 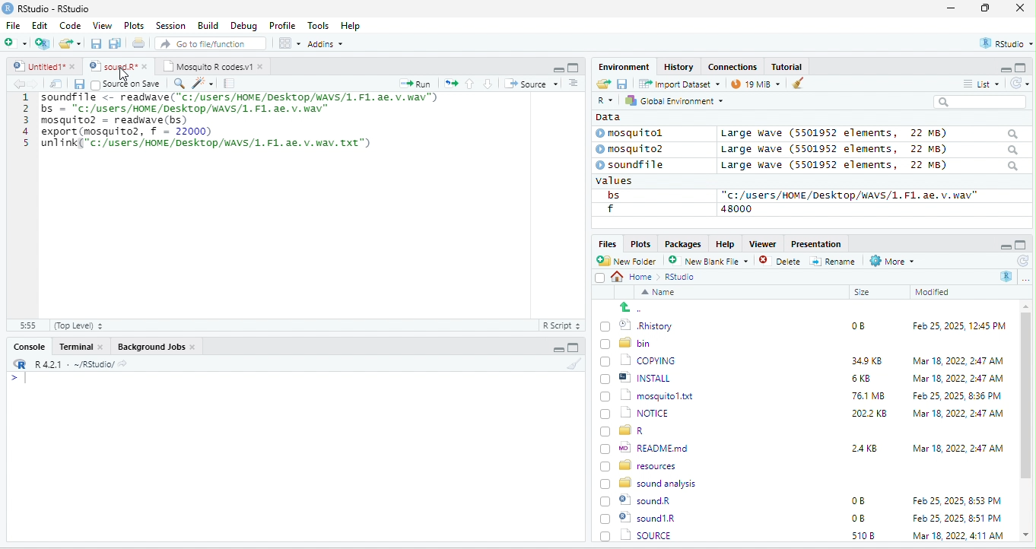 I want to click on Help, so click(x=725, y=243).